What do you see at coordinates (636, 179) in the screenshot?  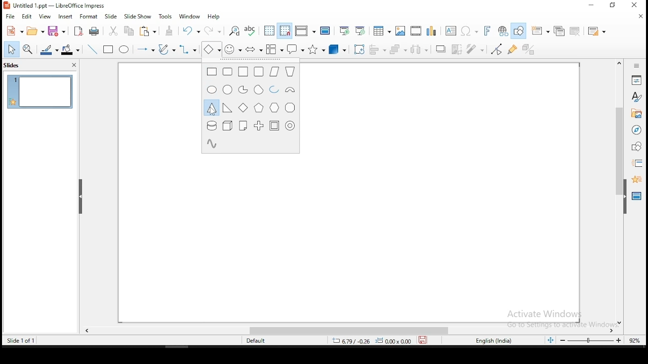 I see `animation` at bounding box center [636, 179].